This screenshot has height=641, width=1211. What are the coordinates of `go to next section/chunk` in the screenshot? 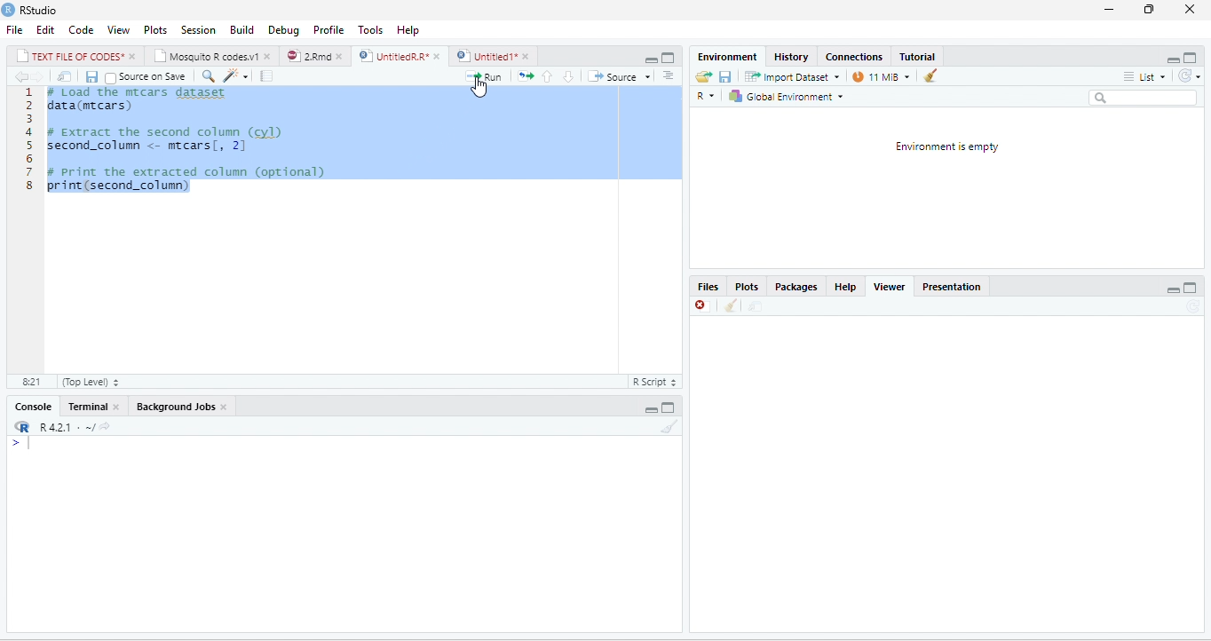 It's located at (567, 75).